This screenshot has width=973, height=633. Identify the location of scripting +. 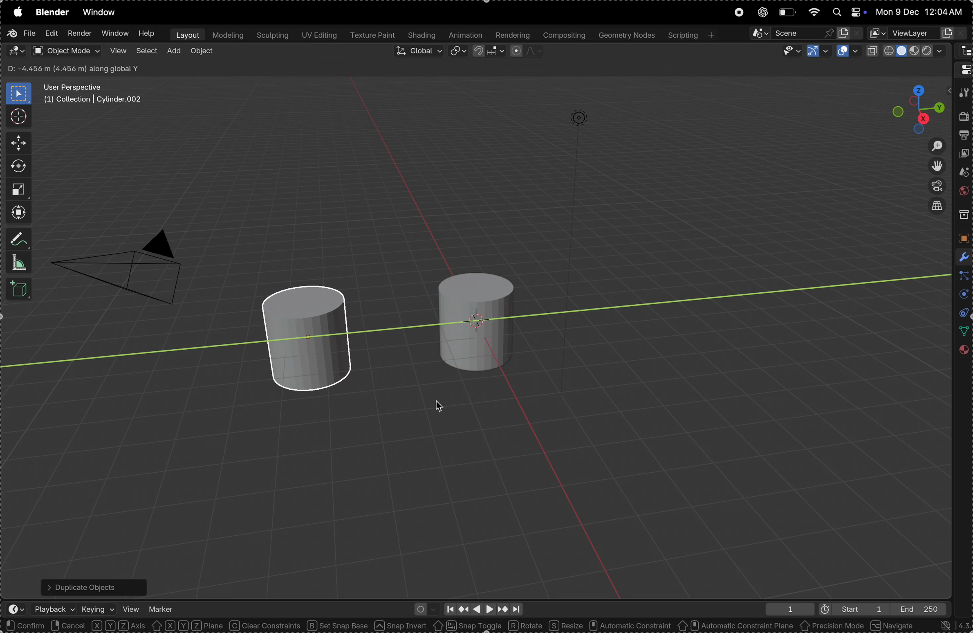
(691, 34).